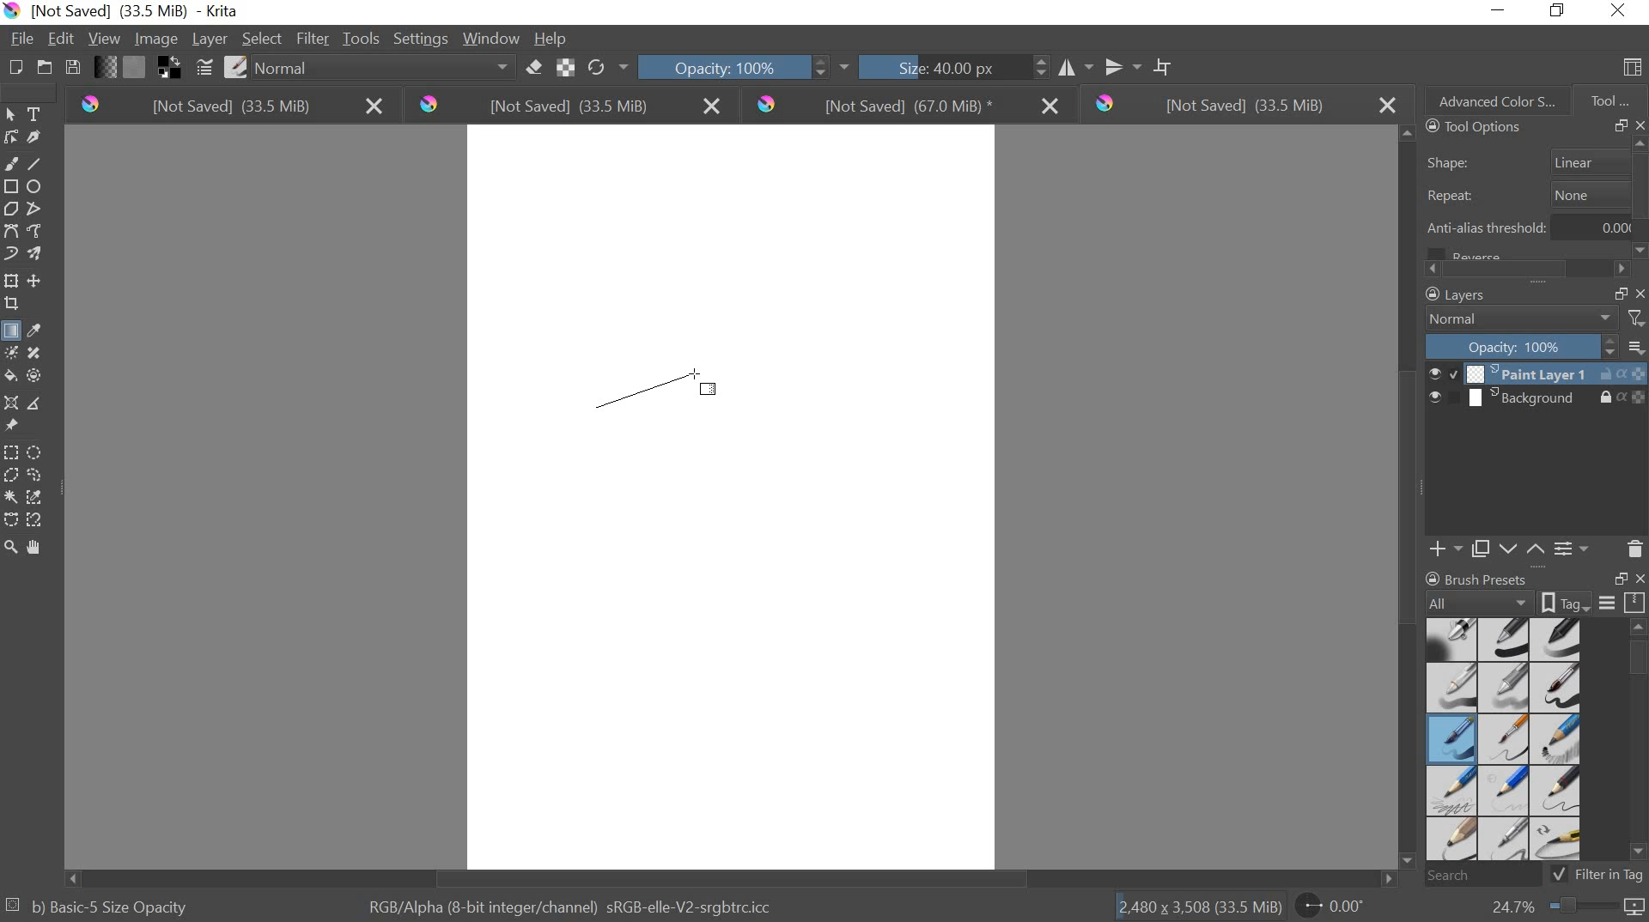 The height and width of the screenshot is (922, 1649). I want to click on RESTORE DOWN, so click(1620, 126).